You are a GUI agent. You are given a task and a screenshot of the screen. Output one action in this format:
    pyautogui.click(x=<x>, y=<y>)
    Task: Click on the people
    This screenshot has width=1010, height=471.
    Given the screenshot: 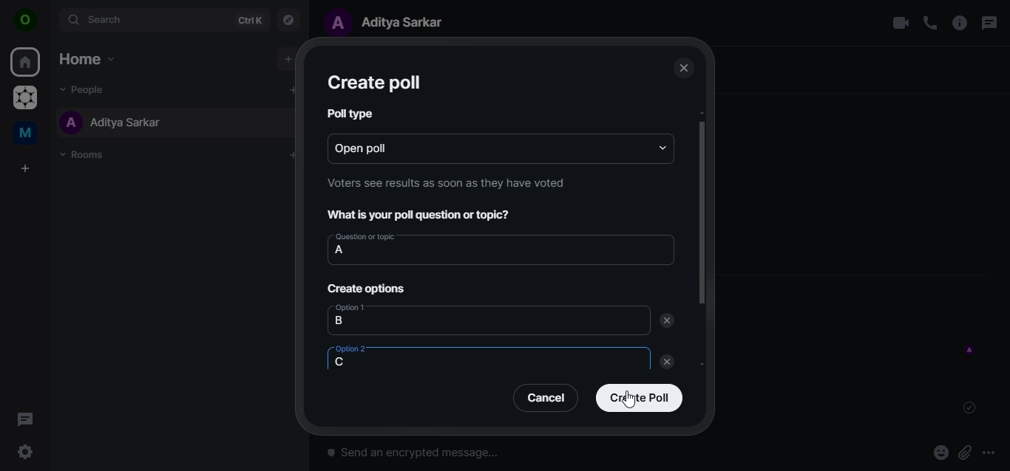 What is the action you would take?
    pyautogui.click(x=87, y=89)
    